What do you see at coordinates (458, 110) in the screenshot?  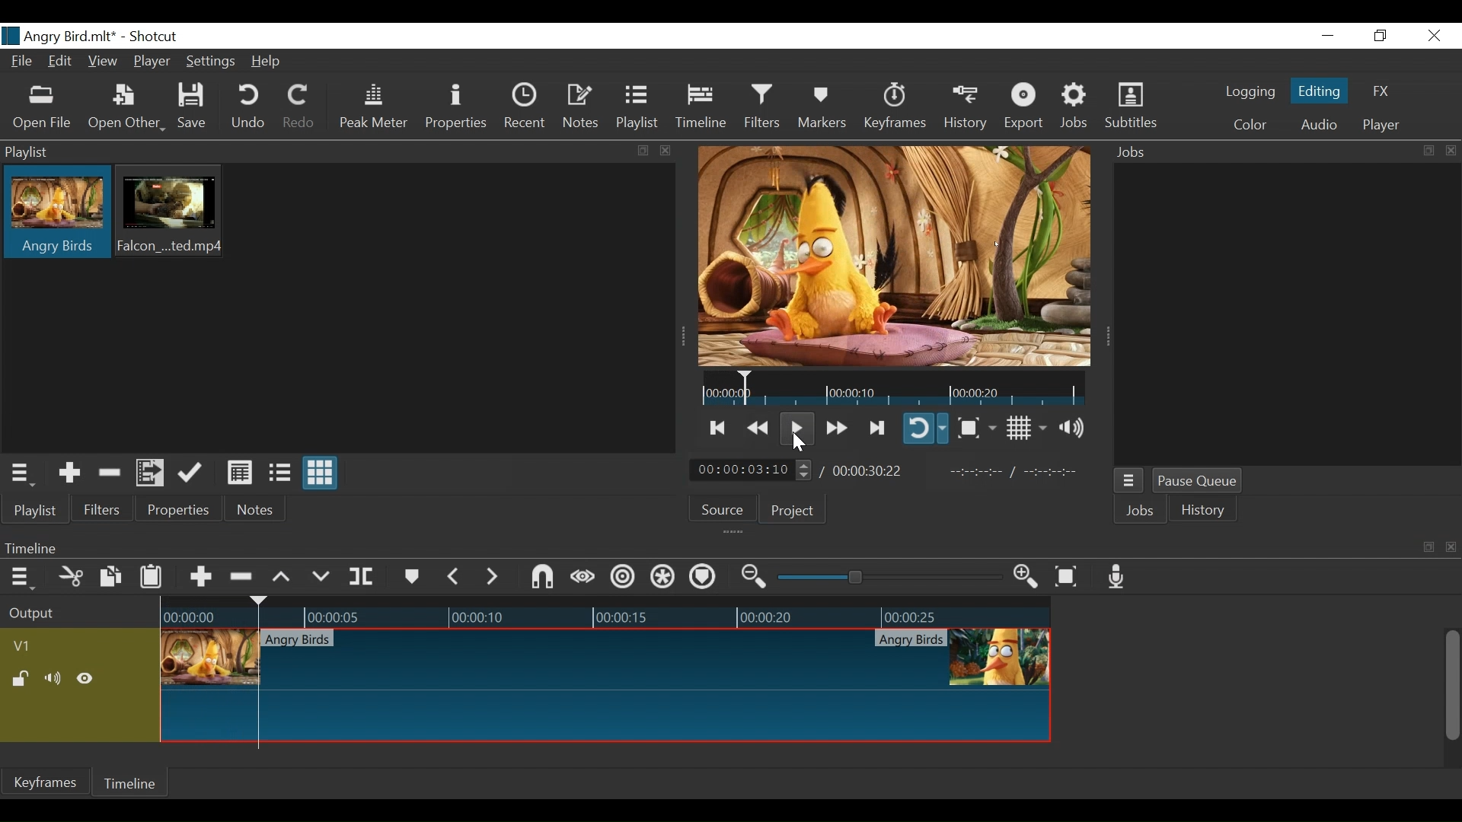 I see `Properties` at bounding box center [458, 110].